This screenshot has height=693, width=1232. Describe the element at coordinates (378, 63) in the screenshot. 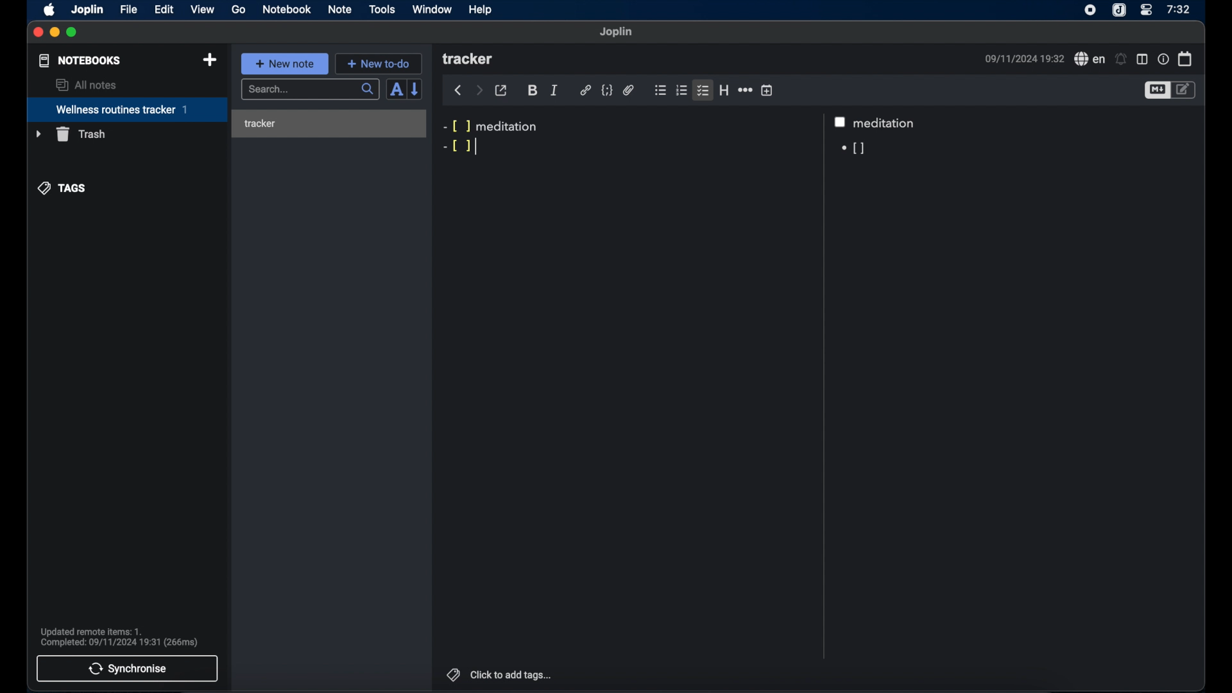

I see `+ new to-do` at that location.